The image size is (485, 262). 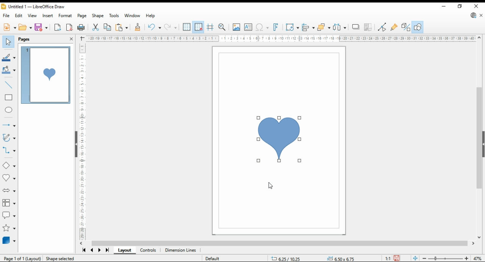 I want to click on mouse pointer, so click(x=260, y=117).